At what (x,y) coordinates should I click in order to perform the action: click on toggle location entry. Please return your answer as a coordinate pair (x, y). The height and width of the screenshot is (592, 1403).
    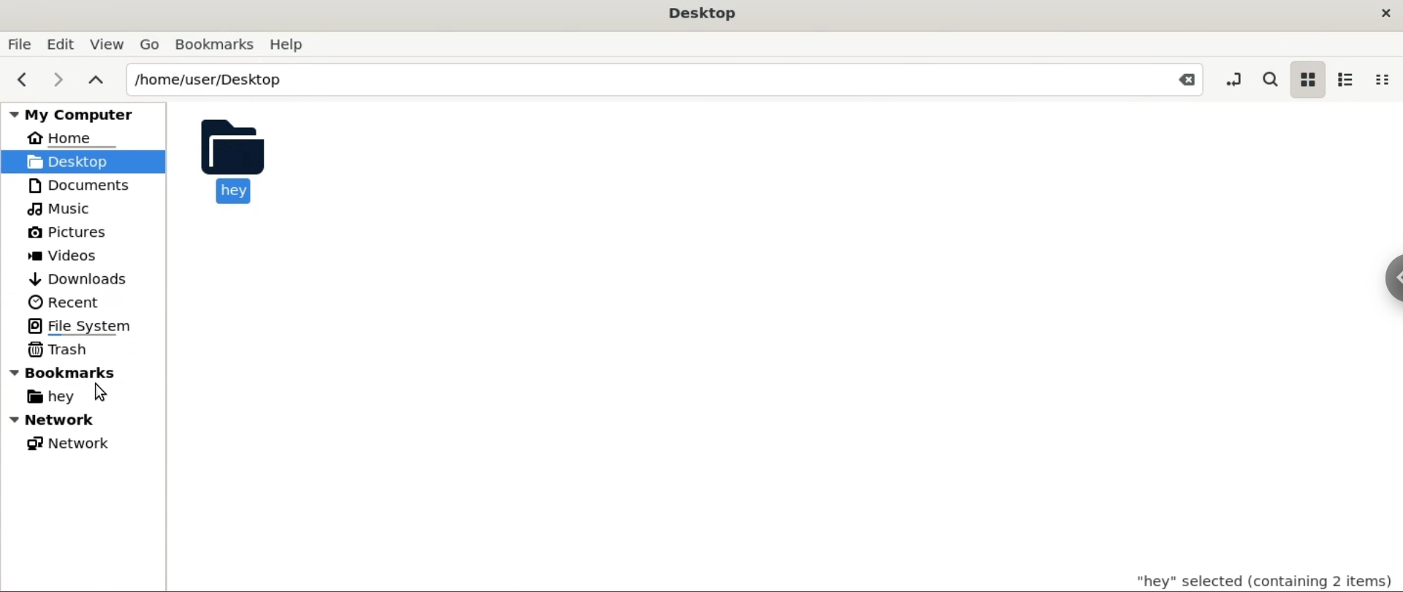
    Looking at the image, I should click on (1230, 80).